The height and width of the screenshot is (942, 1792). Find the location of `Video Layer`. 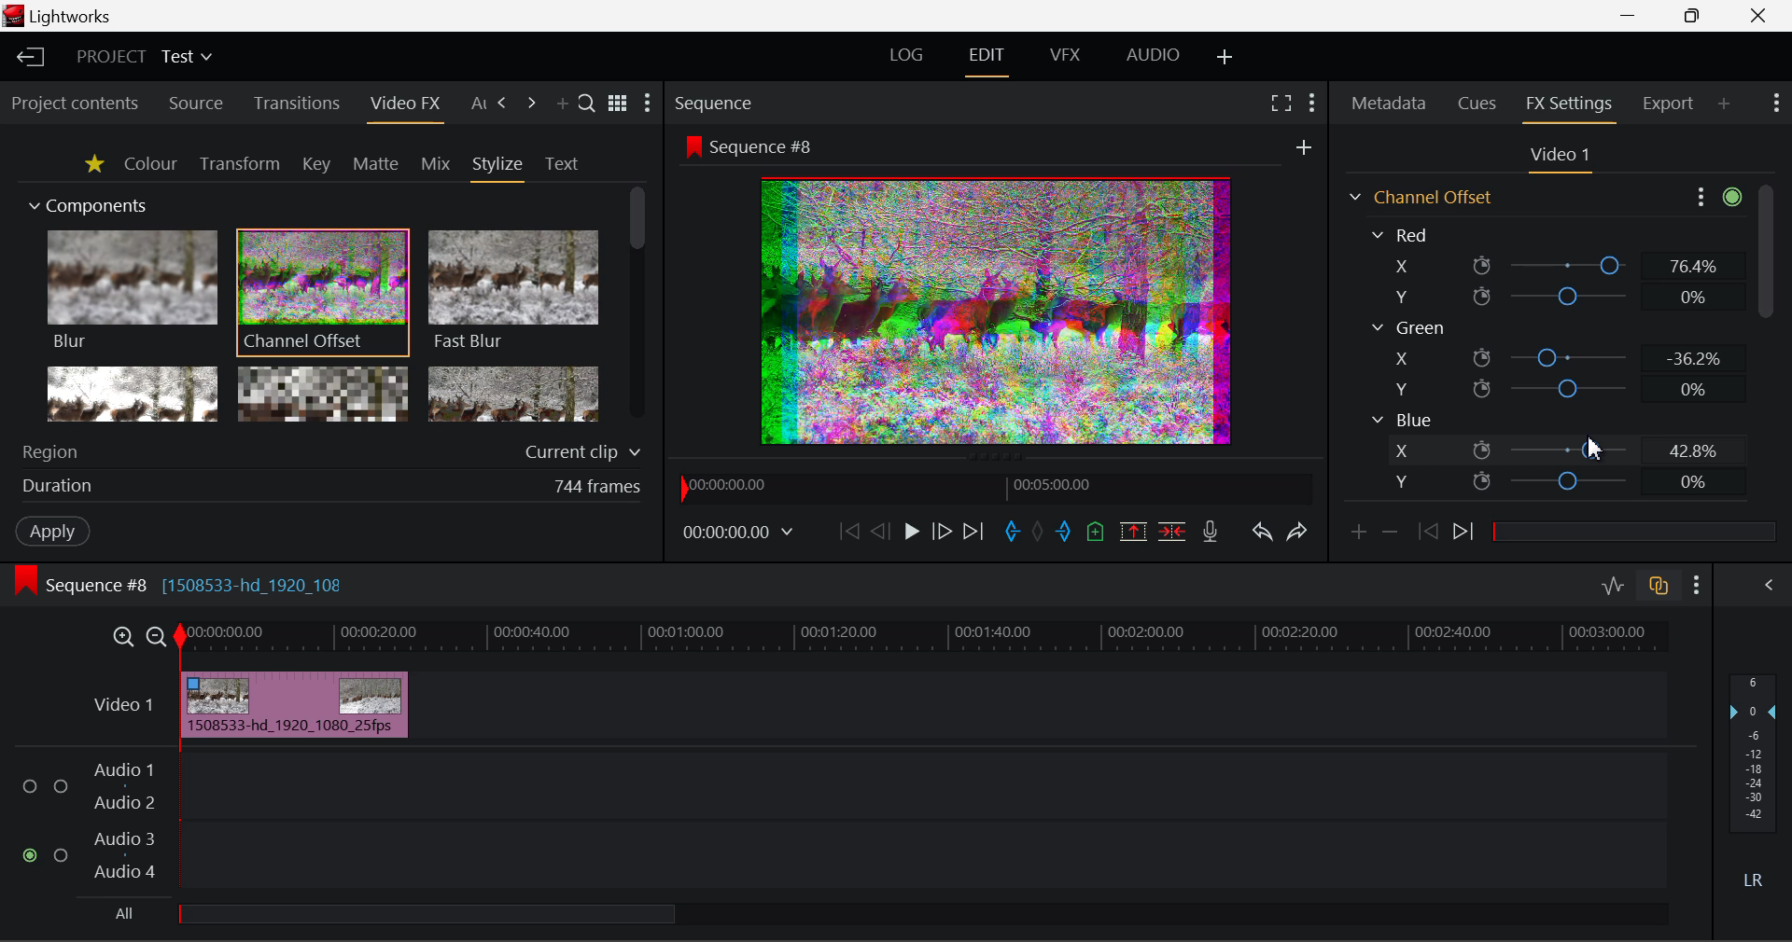

Video Layer is located at coordinates (125, 709).